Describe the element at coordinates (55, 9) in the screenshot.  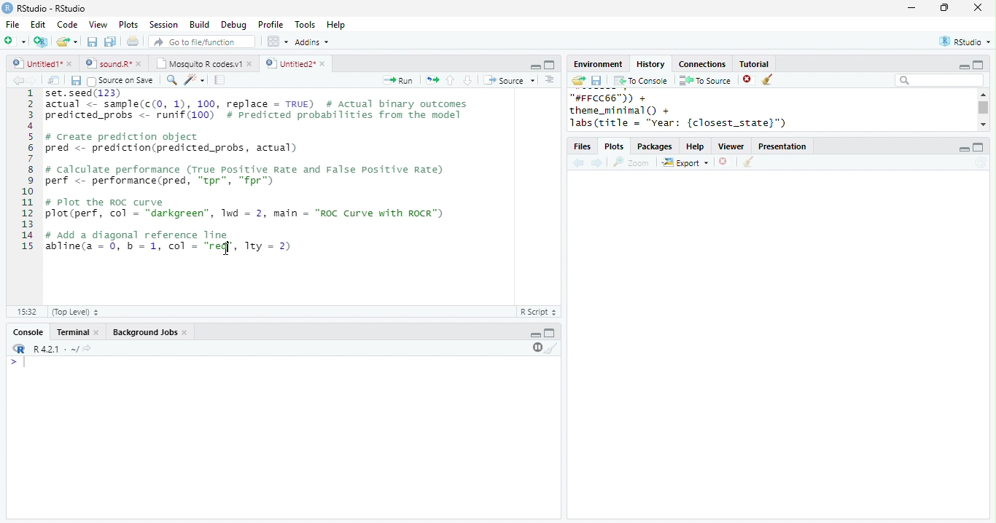
I see `RStudio-RStudio` at that location.